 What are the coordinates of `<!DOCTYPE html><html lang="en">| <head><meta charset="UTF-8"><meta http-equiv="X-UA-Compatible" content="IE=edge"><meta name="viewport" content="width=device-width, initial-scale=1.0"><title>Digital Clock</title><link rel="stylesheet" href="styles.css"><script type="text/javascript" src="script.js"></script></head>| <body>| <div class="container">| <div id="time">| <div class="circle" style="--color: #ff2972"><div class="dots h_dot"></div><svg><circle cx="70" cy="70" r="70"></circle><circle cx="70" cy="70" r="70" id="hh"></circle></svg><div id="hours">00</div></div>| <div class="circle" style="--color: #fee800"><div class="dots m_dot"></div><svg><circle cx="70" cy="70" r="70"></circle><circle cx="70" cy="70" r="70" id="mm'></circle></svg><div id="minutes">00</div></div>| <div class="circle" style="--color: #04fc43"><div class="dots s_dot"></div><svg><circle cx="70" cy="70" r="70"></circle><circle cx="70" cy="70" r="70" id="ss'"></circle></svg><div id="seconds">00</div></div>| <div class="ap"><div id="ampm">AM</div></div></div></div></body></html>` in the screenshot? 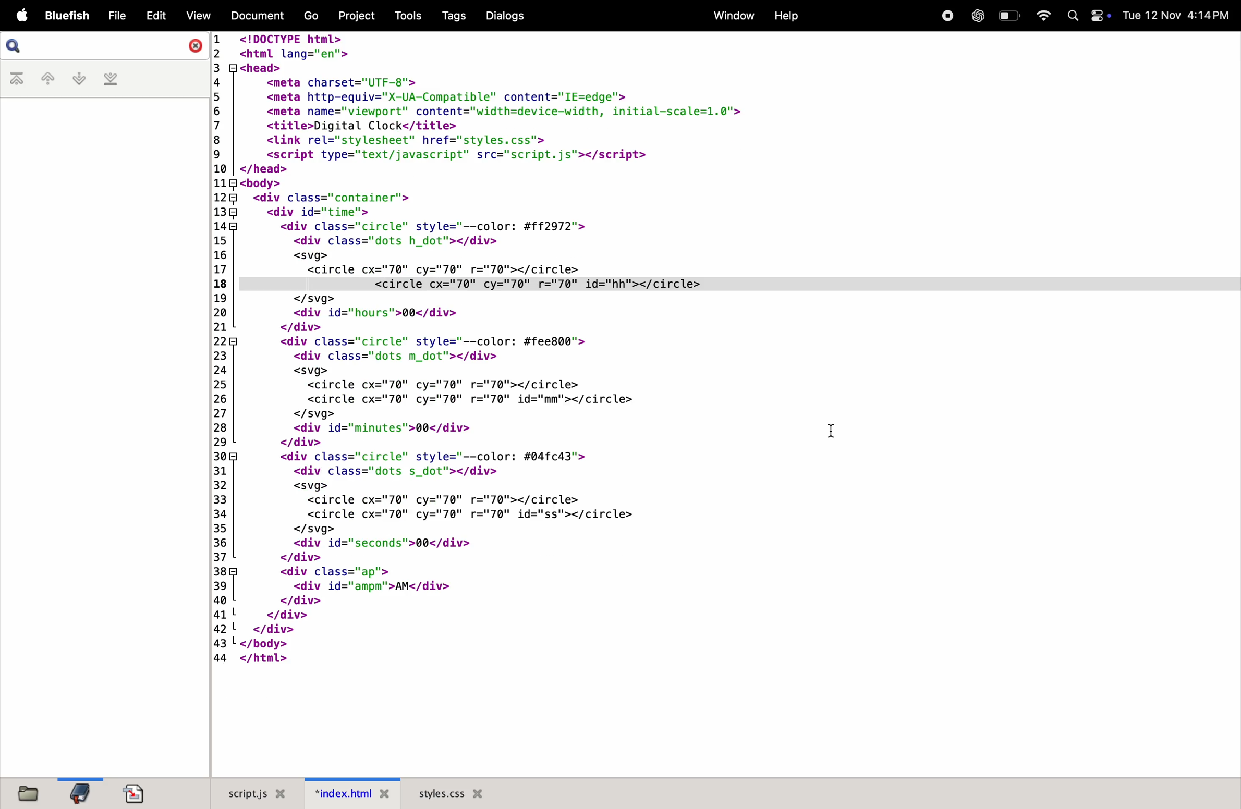 It's located at (520, 348).